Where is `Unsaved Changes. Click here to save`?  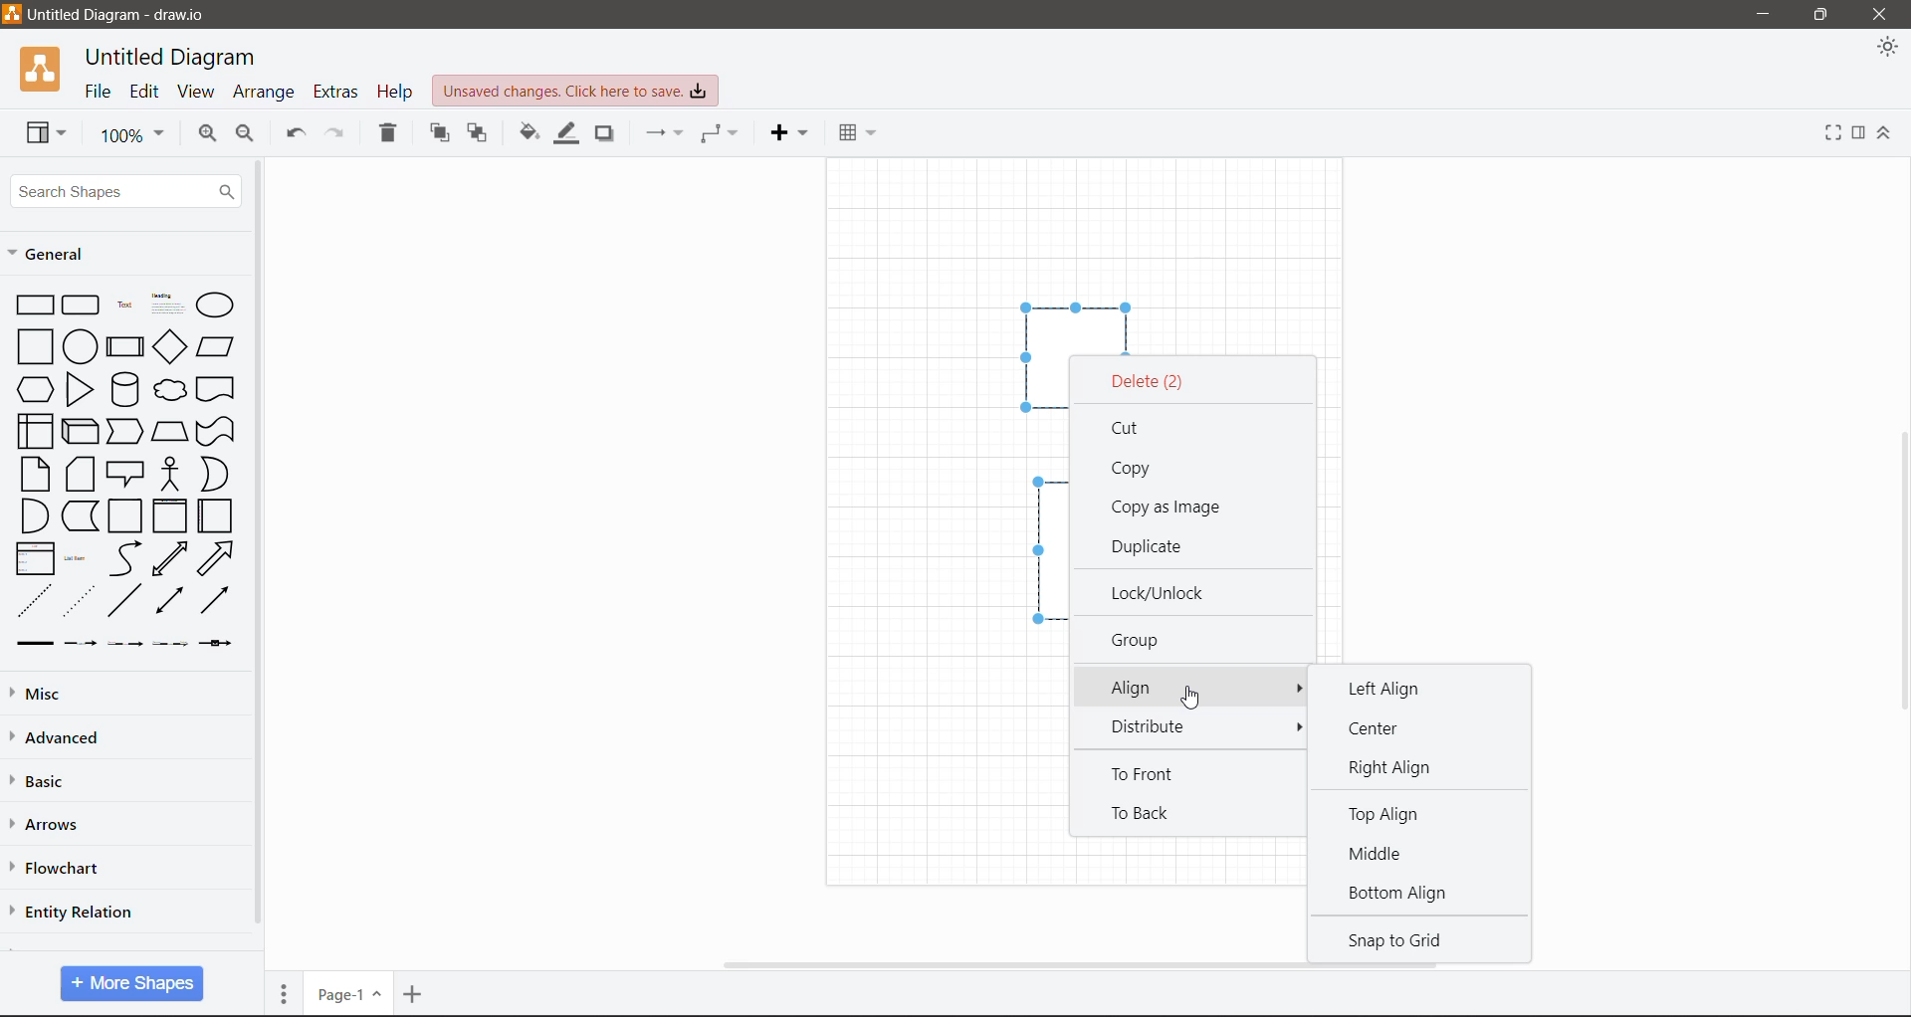
Unsaved Changes. Click here to save is located at coordinates (575, 93).